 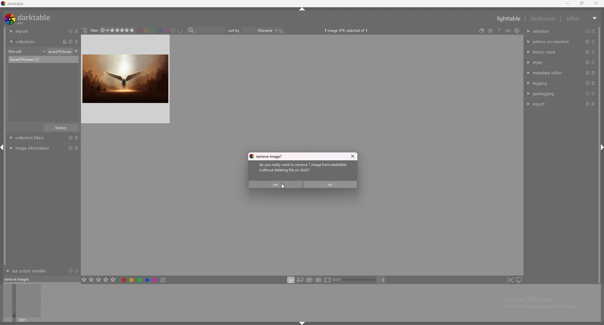 I want to click on culling layout in dynamic mode, so click(x=318, y=280).